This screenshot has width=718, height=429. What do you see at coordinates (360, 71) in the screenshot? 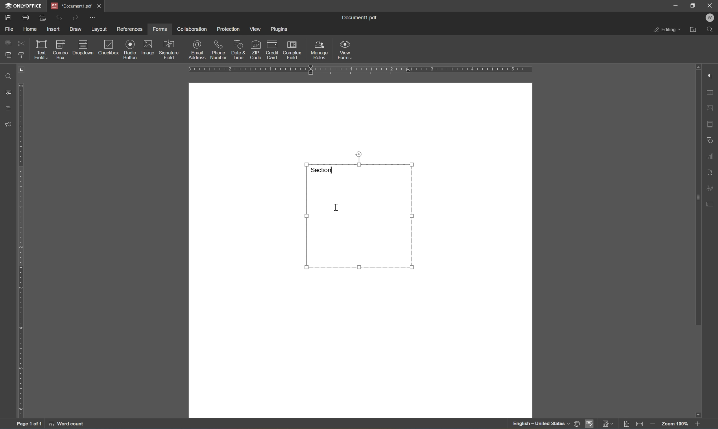
I see `ruler` at bounding box center [360, 71].